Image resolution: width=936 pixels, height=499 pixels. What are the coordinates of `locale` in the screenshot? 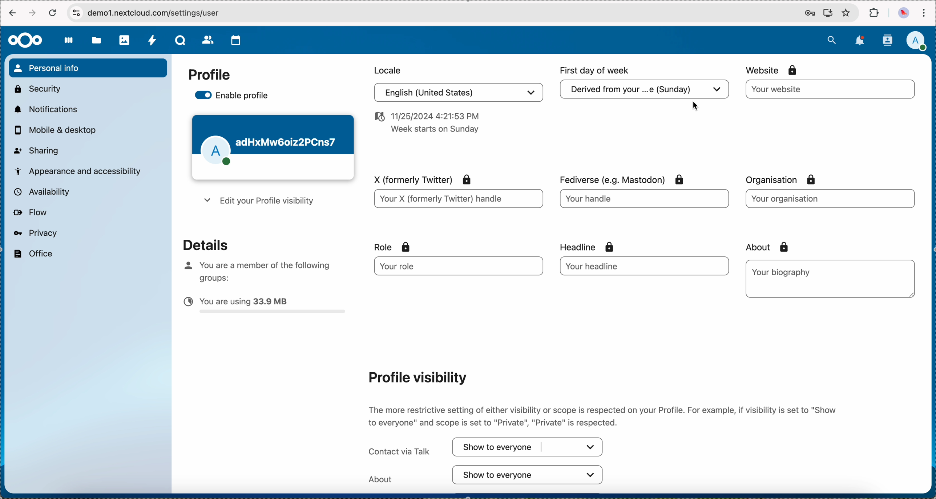 It's located at (386, 69).